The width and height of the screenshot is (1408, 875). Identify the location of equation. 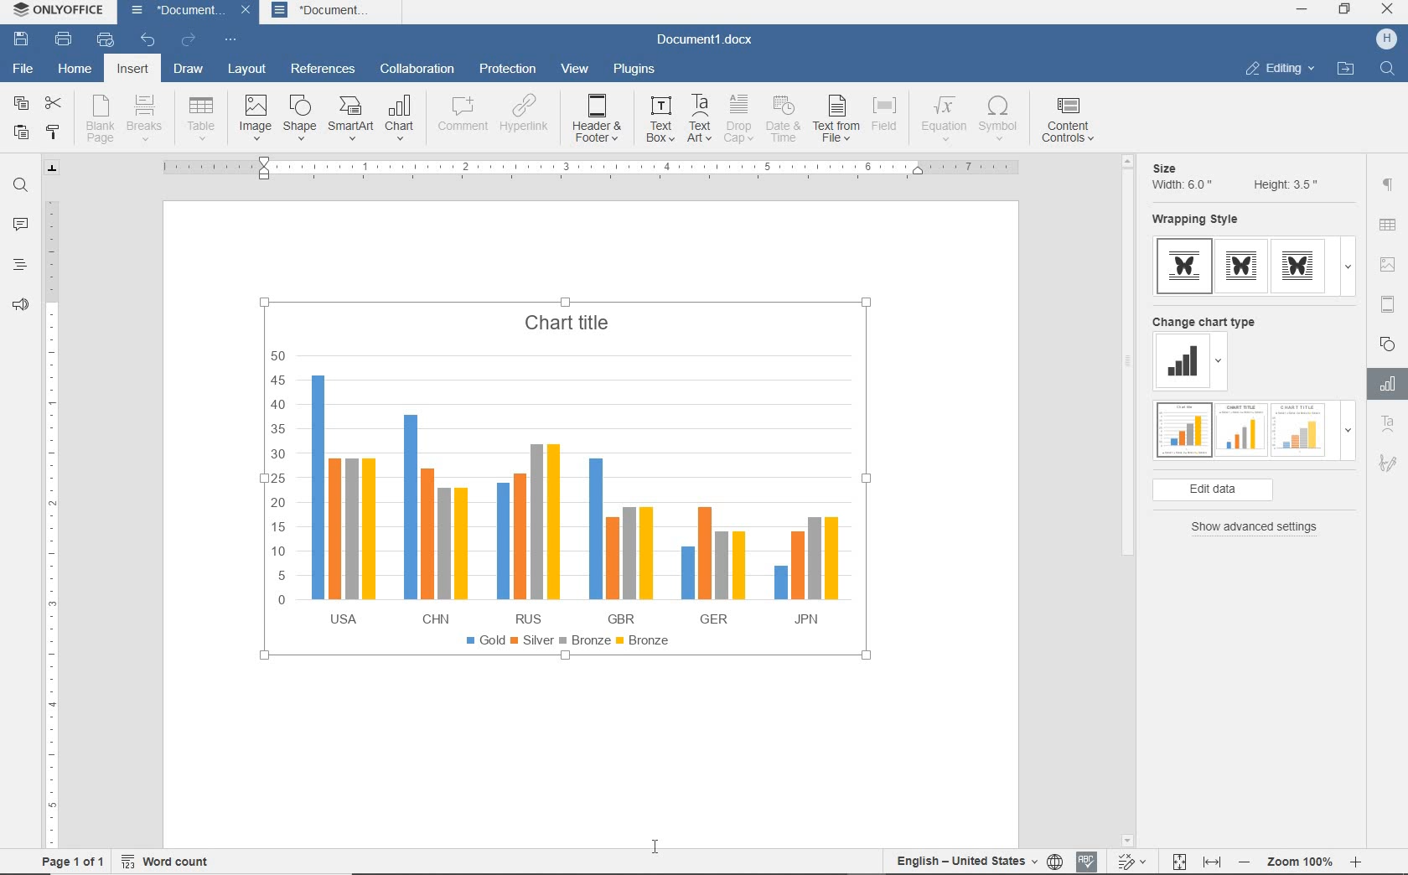
(940, 121).